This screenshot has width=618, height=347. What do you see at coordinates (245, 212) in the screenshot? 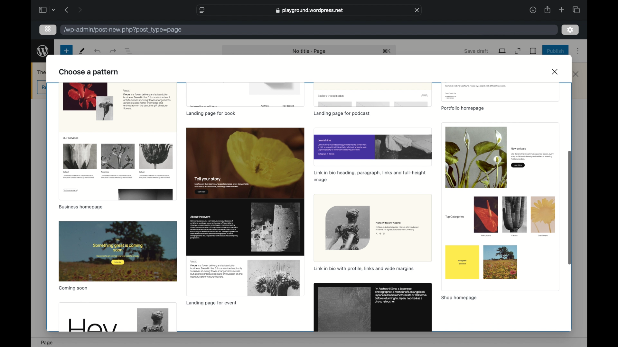
I see `preview` at bounding box center [245, 212].